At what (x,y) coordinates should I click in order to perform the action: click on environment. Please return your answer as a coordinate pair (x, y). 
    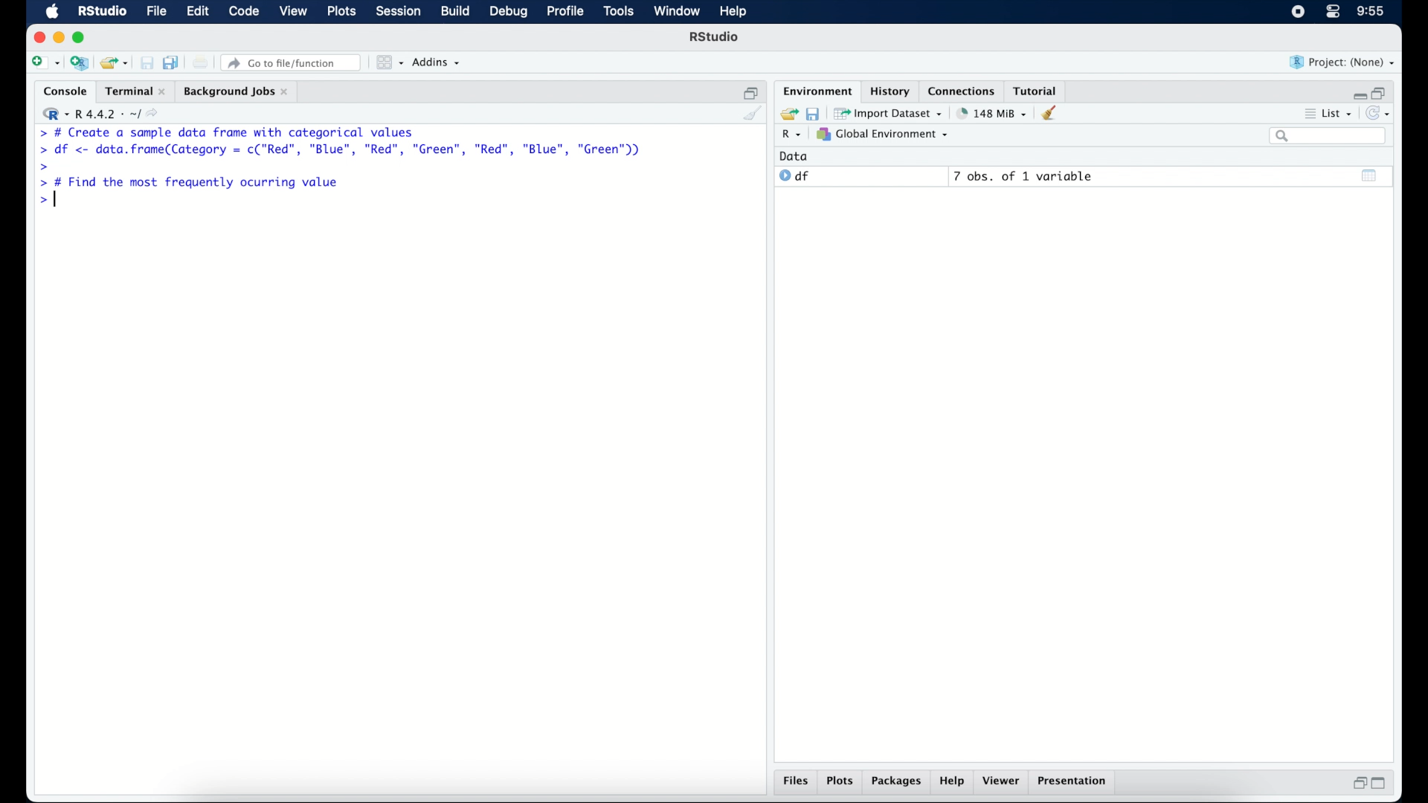
    Looking at the image, I should click on (817, 90).